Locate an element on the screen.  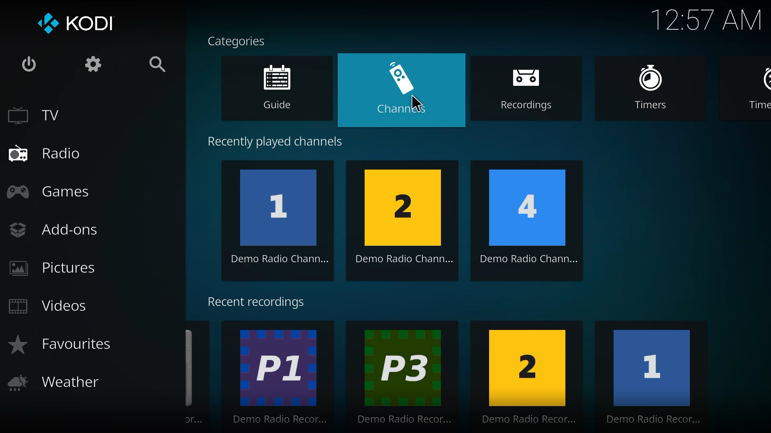
channels is located at coordinates (405, 89).